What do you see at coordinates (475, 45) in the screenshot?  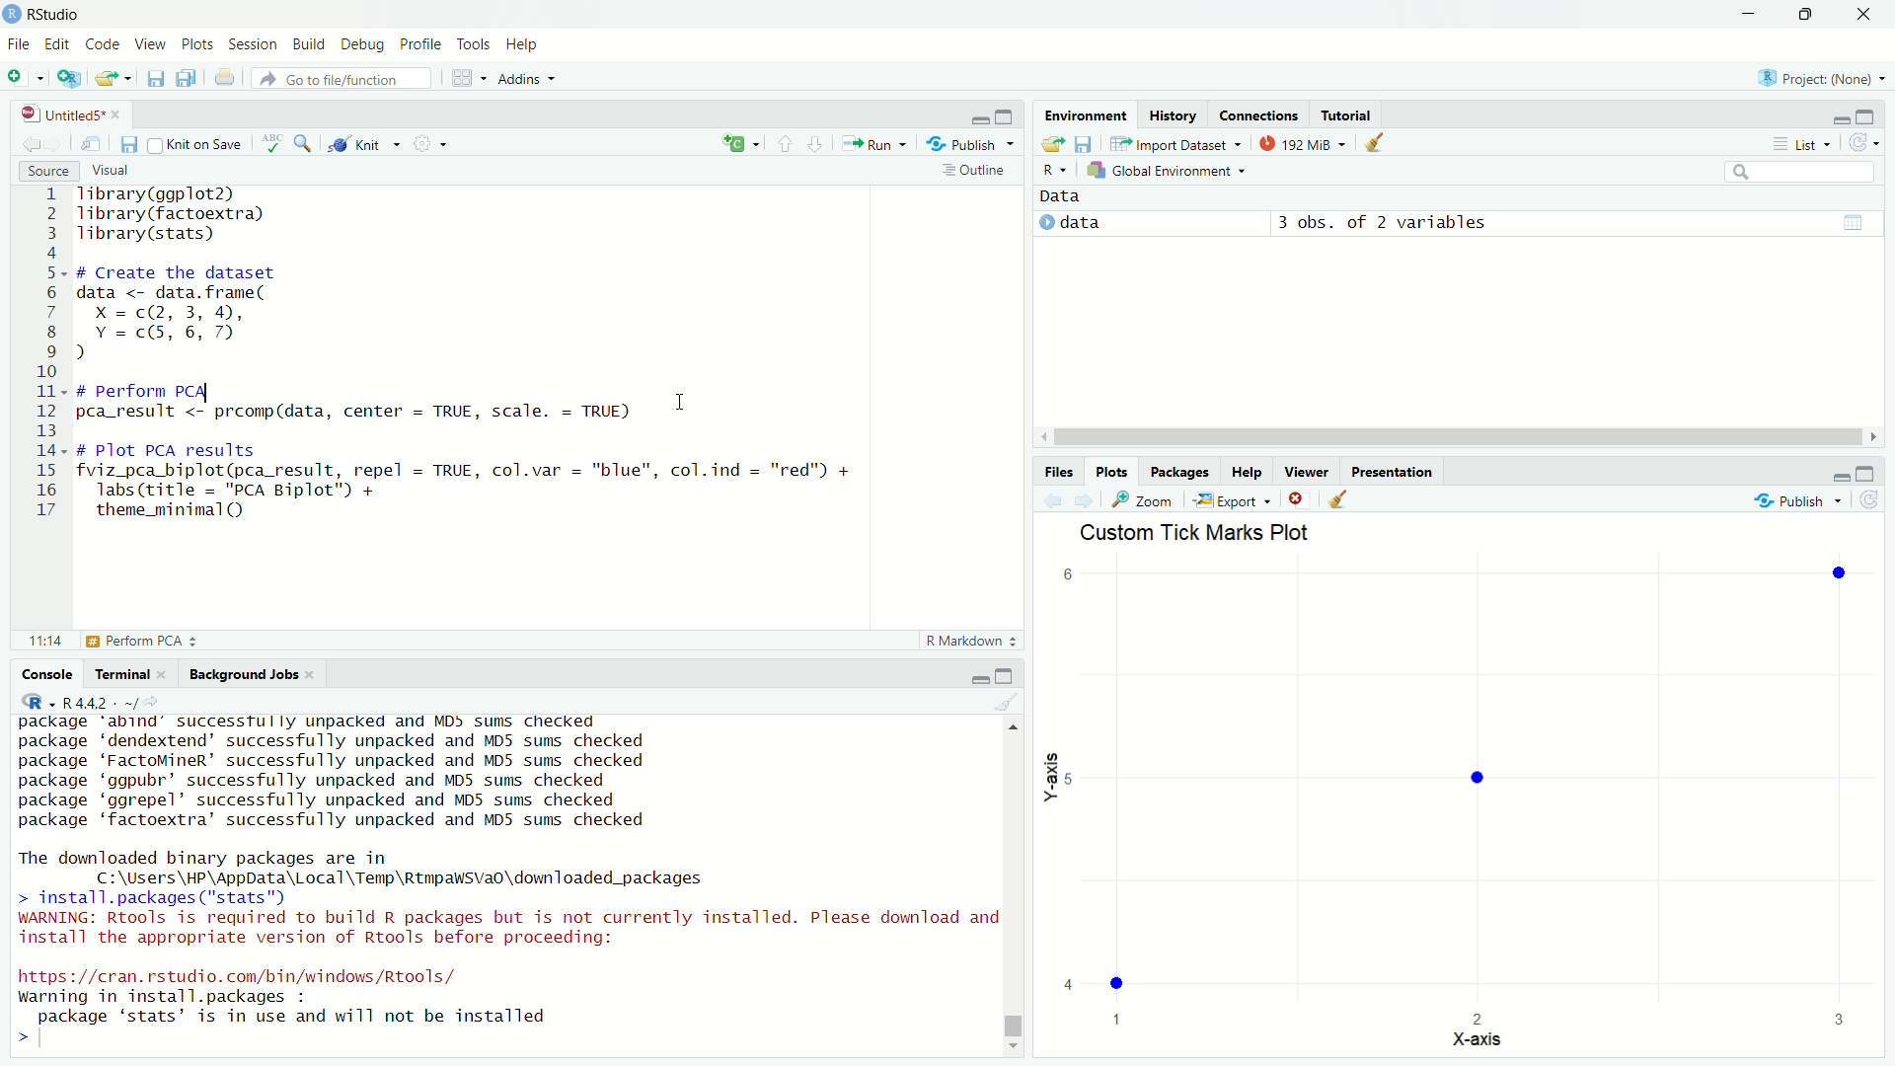 I see `Tools` at bounding box center [475, 45].